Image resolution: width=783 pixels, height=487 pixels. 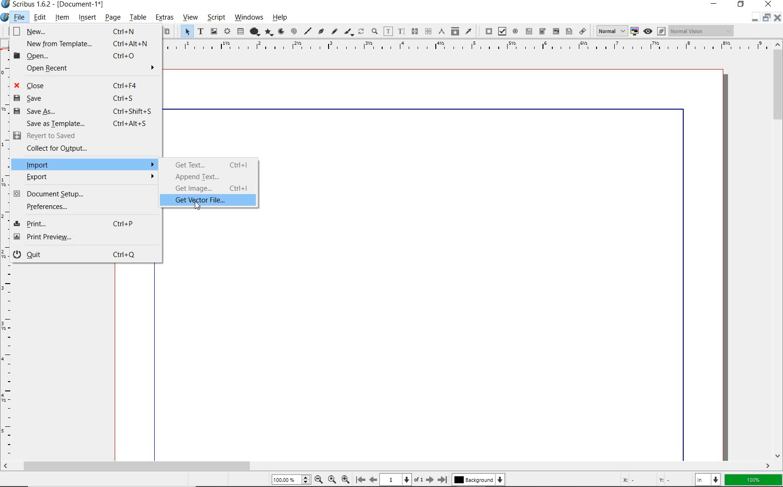 What do you see at coordinates (321, 31) in the screenshot?
I see `Bezier curve` at bounding box center [321, 31].